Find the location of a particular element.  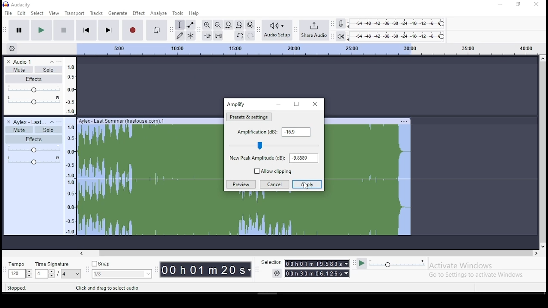

analyze is located at coordinates (158, 13).